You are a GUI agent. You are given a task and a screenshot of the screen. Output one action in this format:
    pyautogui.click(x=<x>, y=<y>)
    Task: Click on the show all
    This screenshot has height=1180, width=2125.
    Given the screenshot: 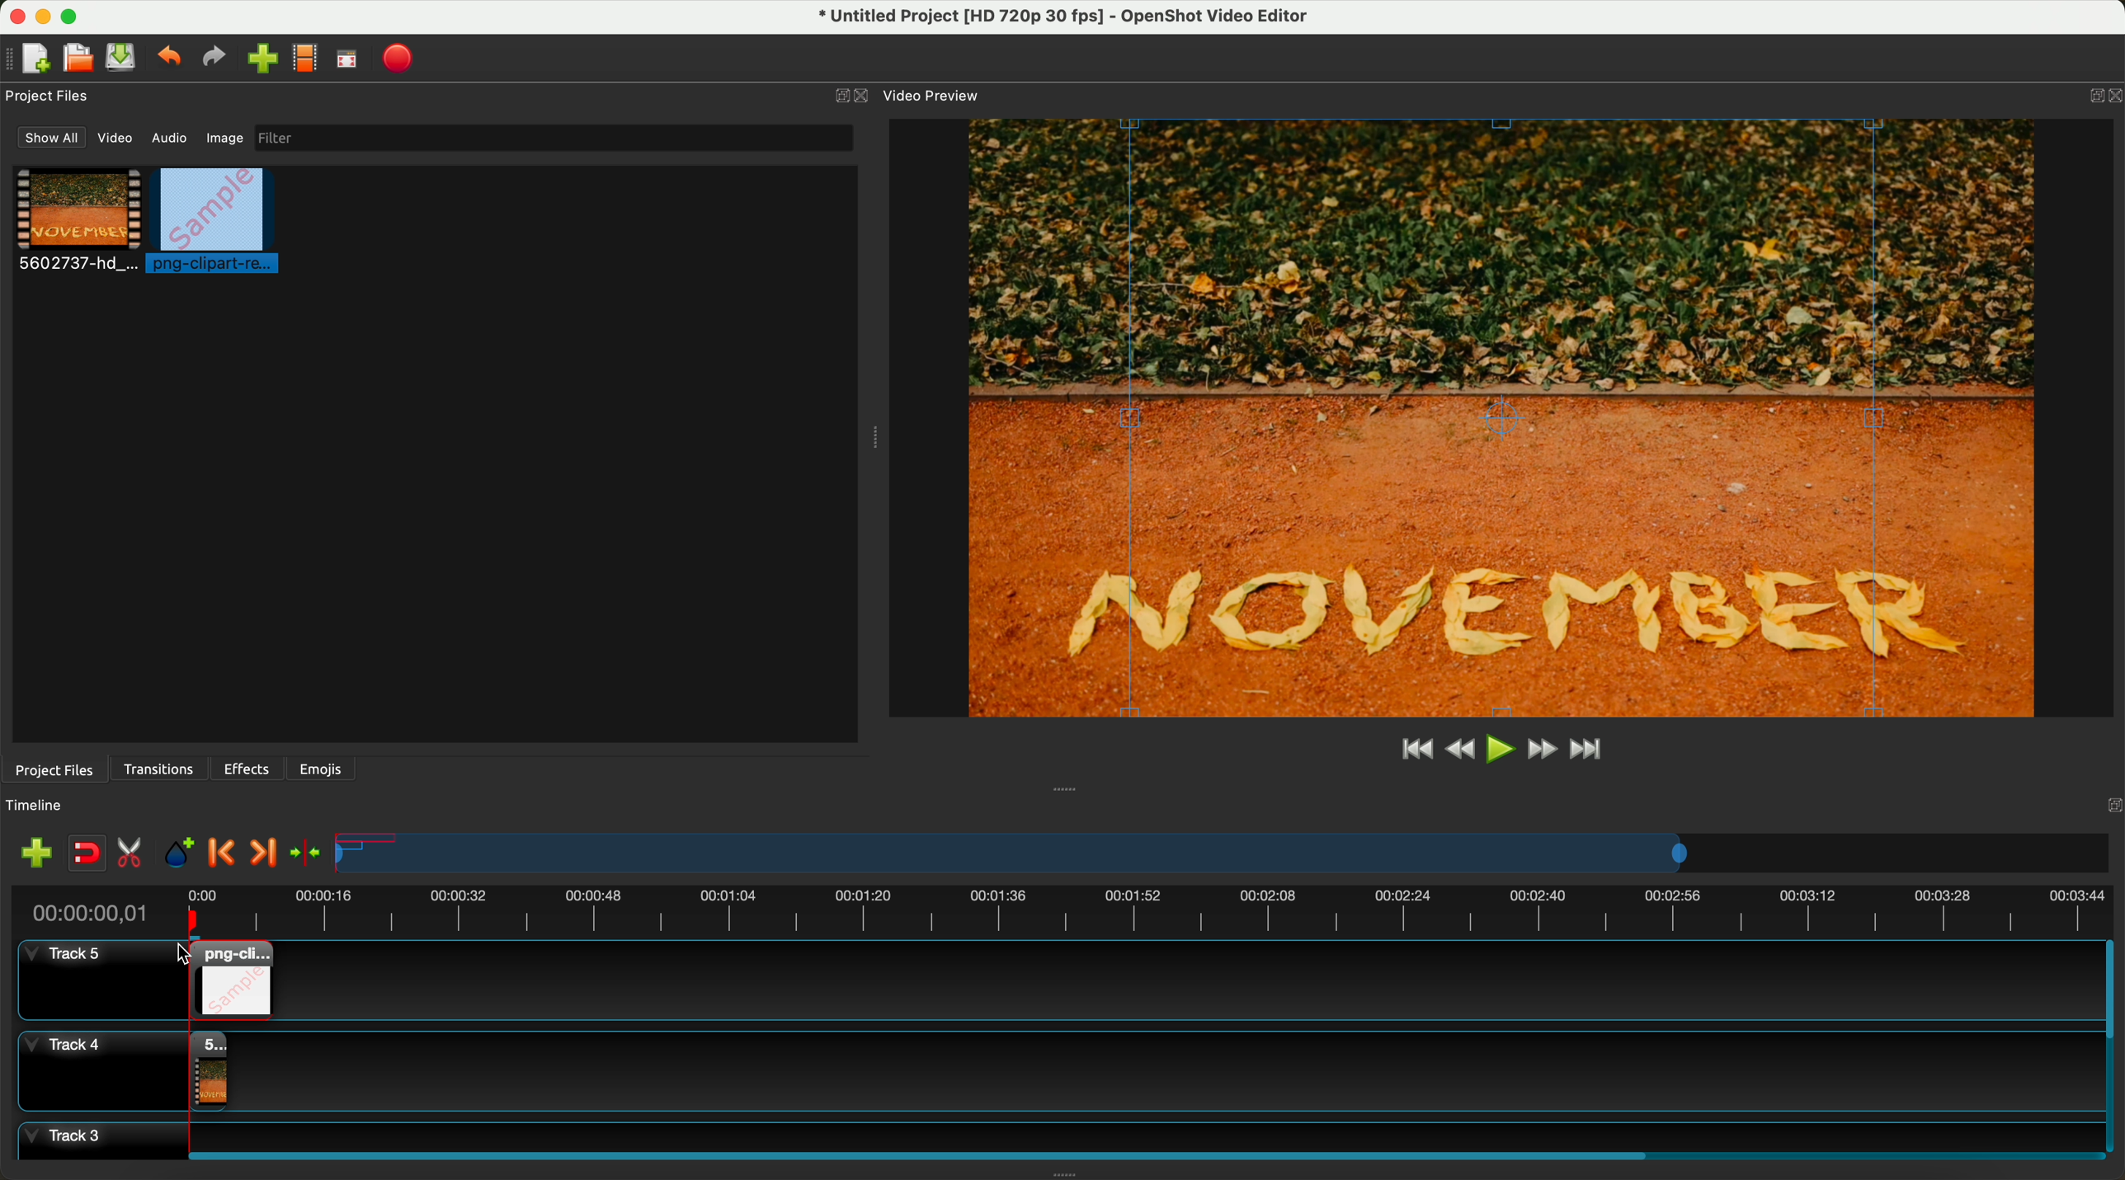 What is the action you would take?
    pyautogui.click(x=52, y=138)
    